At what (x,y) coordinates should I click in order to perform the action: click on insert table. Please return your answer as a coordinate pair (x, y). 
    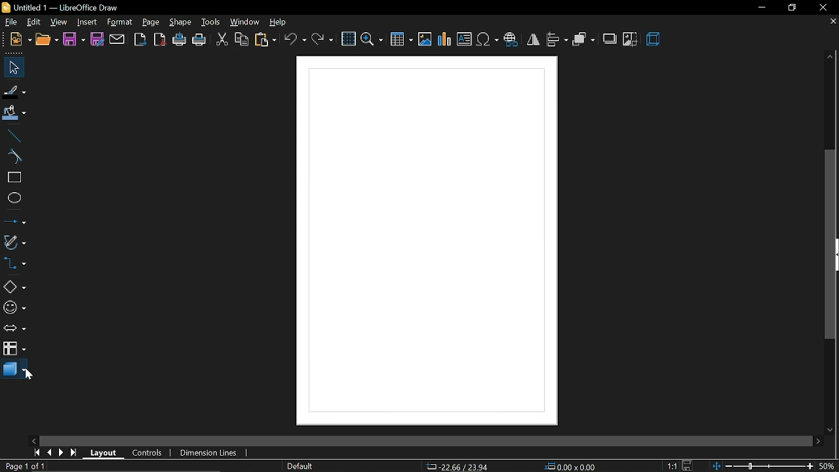
    Looking at the image, I should click on (401, 40).